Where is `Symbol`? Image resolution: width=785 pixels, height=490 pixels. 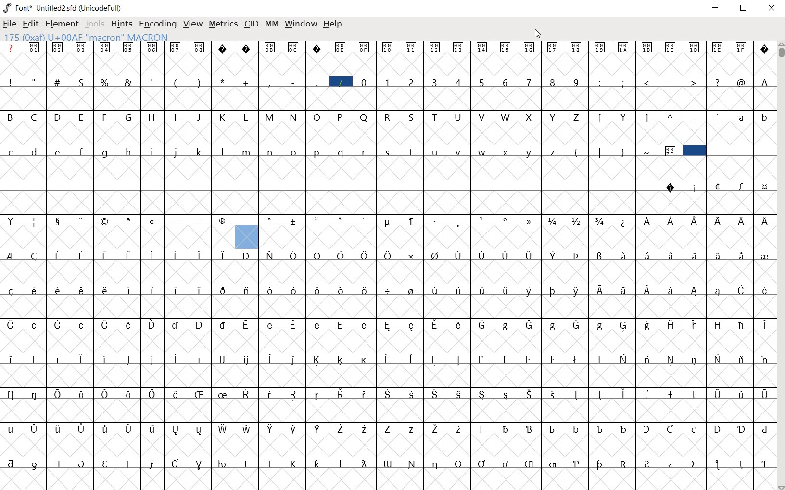
Symbol is located at coordinates (763, 463).